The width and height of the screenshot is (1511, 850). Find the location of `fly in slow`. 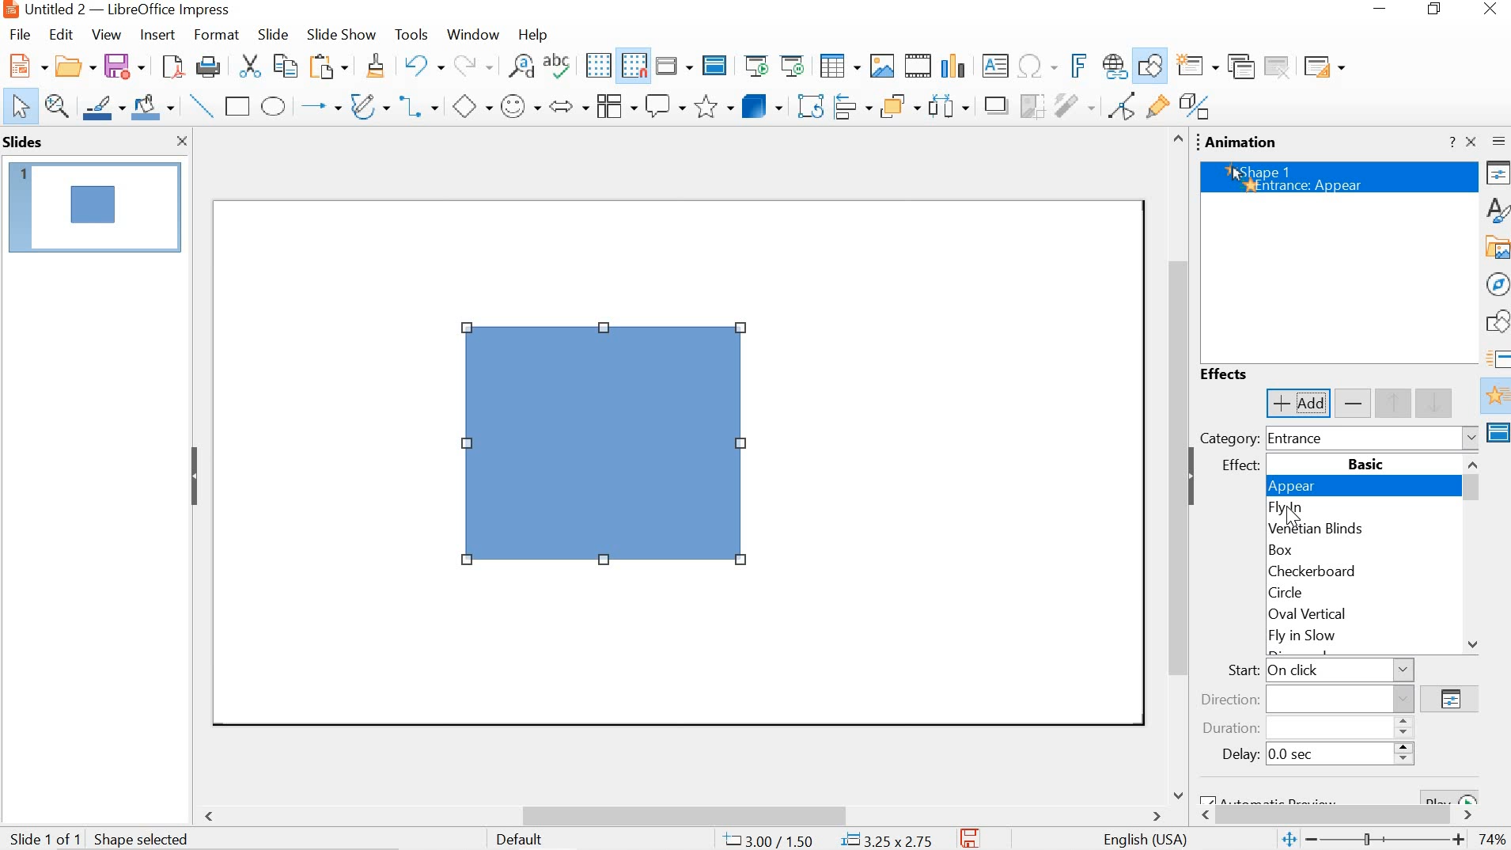

fly in slow is located at coordinates (1341, 636).